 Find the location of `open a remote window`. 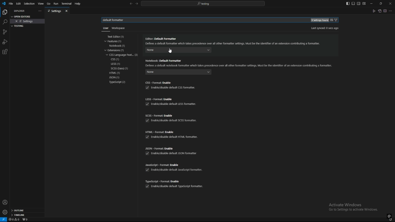

open a remote window is located at coordinates (4, 220).